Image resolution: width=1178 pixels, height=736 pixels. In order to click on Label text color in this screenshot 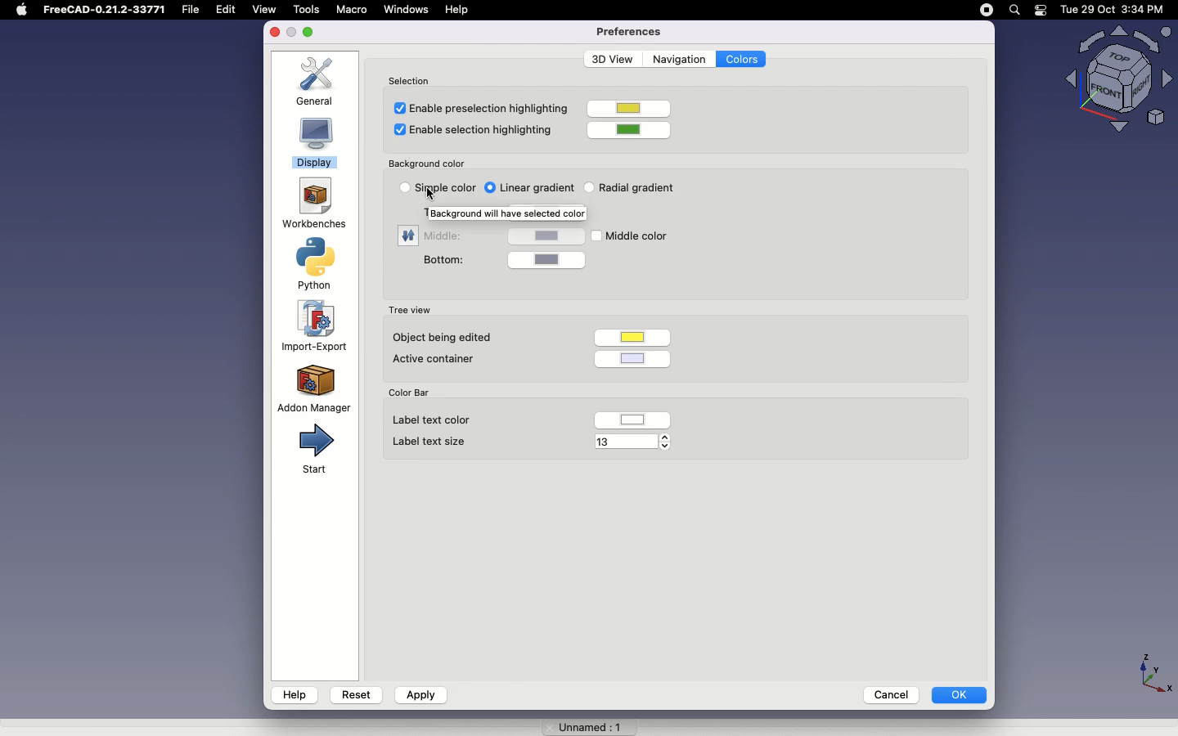, I will do `click(436, 420)`.